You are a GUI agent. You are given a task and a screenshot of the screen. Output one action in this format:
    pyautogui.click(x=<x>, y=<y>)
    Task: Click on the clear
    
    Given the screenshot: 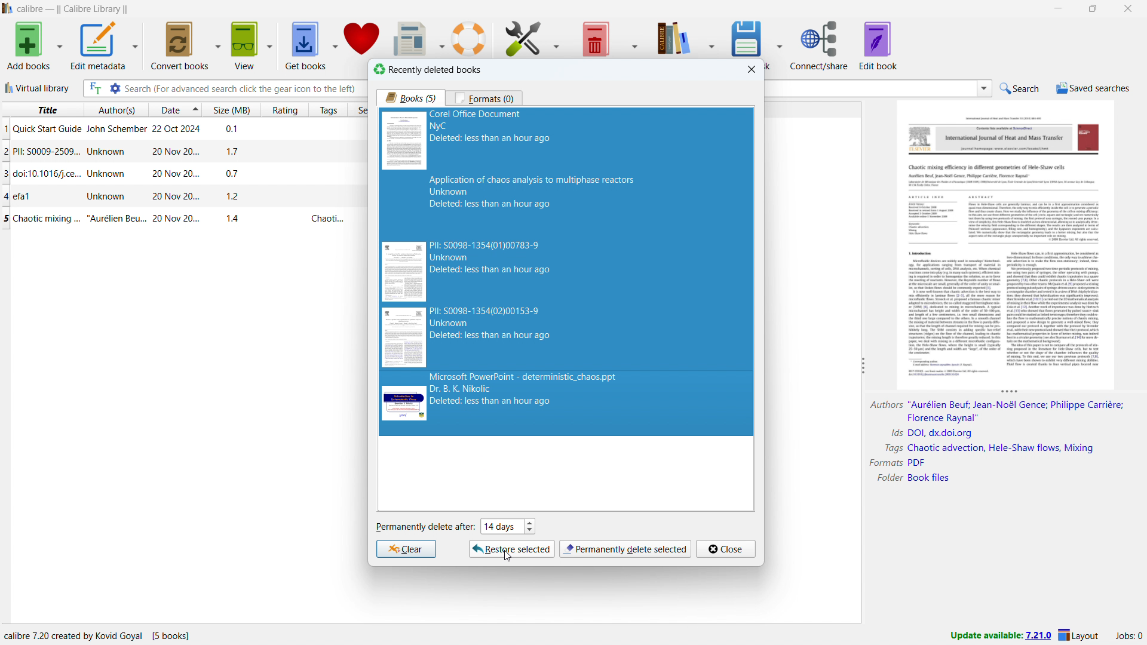 What is the action you would take?
    pyautogui.click(x=406, y=549)
    